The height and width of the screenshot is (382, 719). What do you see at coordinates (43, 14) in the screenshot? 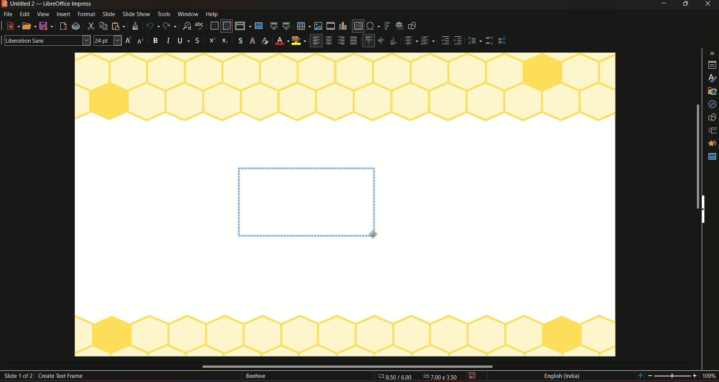
I see `view` at bounding box center [43, 14].